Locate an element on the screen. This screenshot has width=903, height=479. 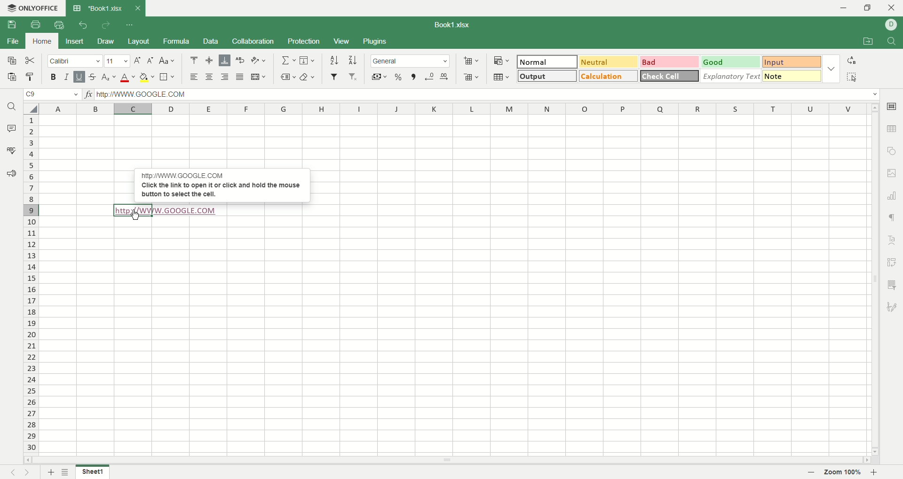
cut is located at coordinates (32, 62).